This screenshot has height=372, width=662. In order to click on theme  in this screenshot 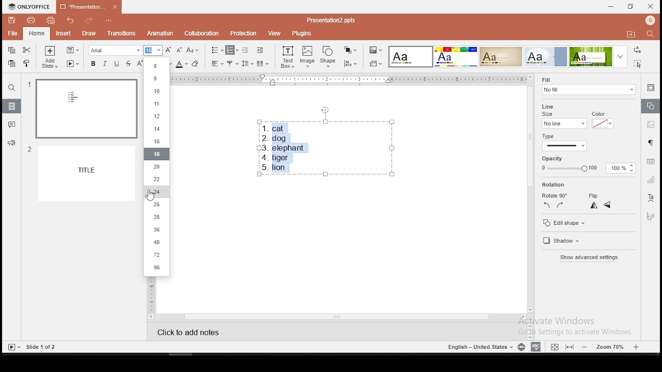, I will do `click(411, 57)`.